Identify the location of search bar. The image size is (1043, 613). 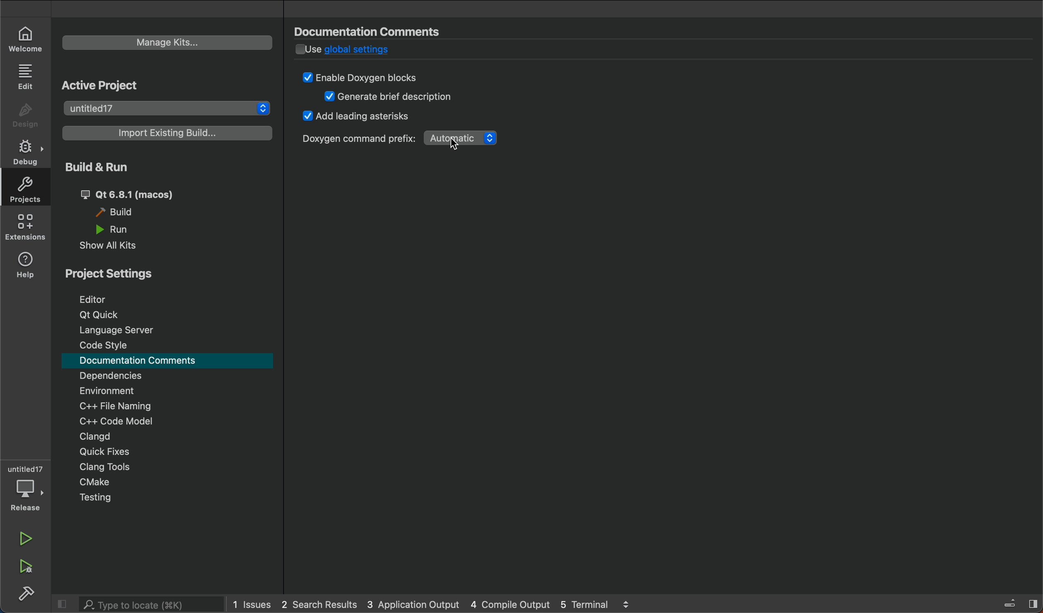
(151, 604).